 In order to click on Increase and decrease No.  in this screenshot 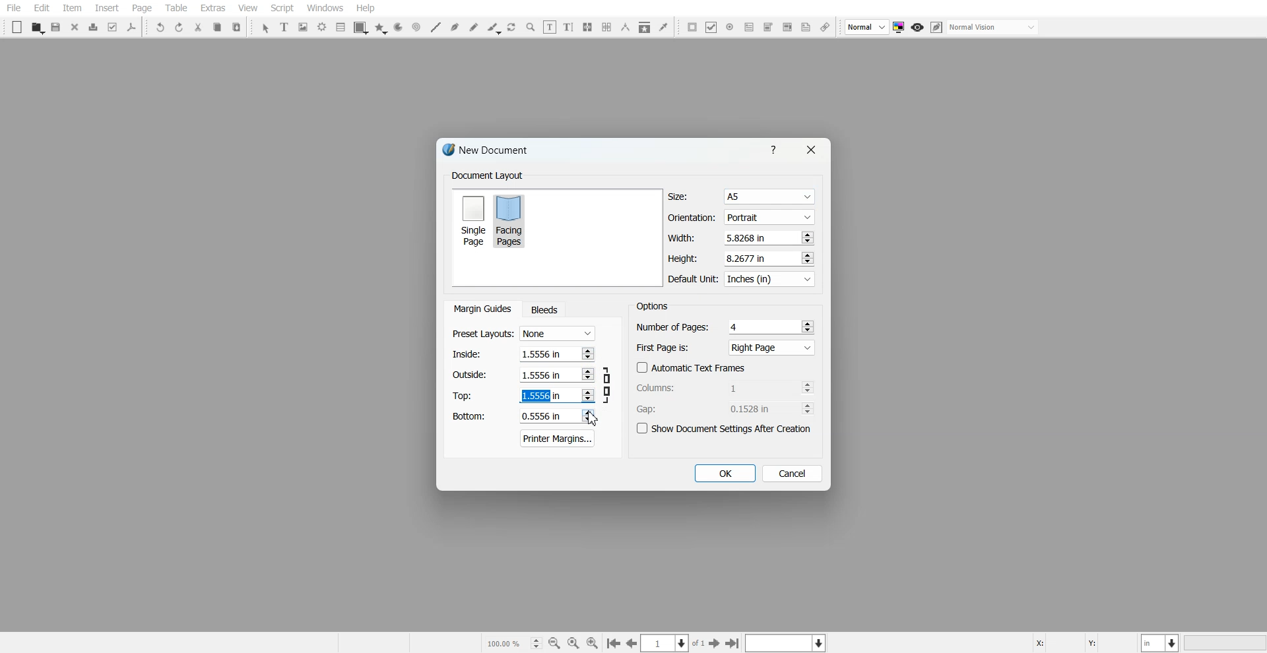, I will do `click(588, 375)`.